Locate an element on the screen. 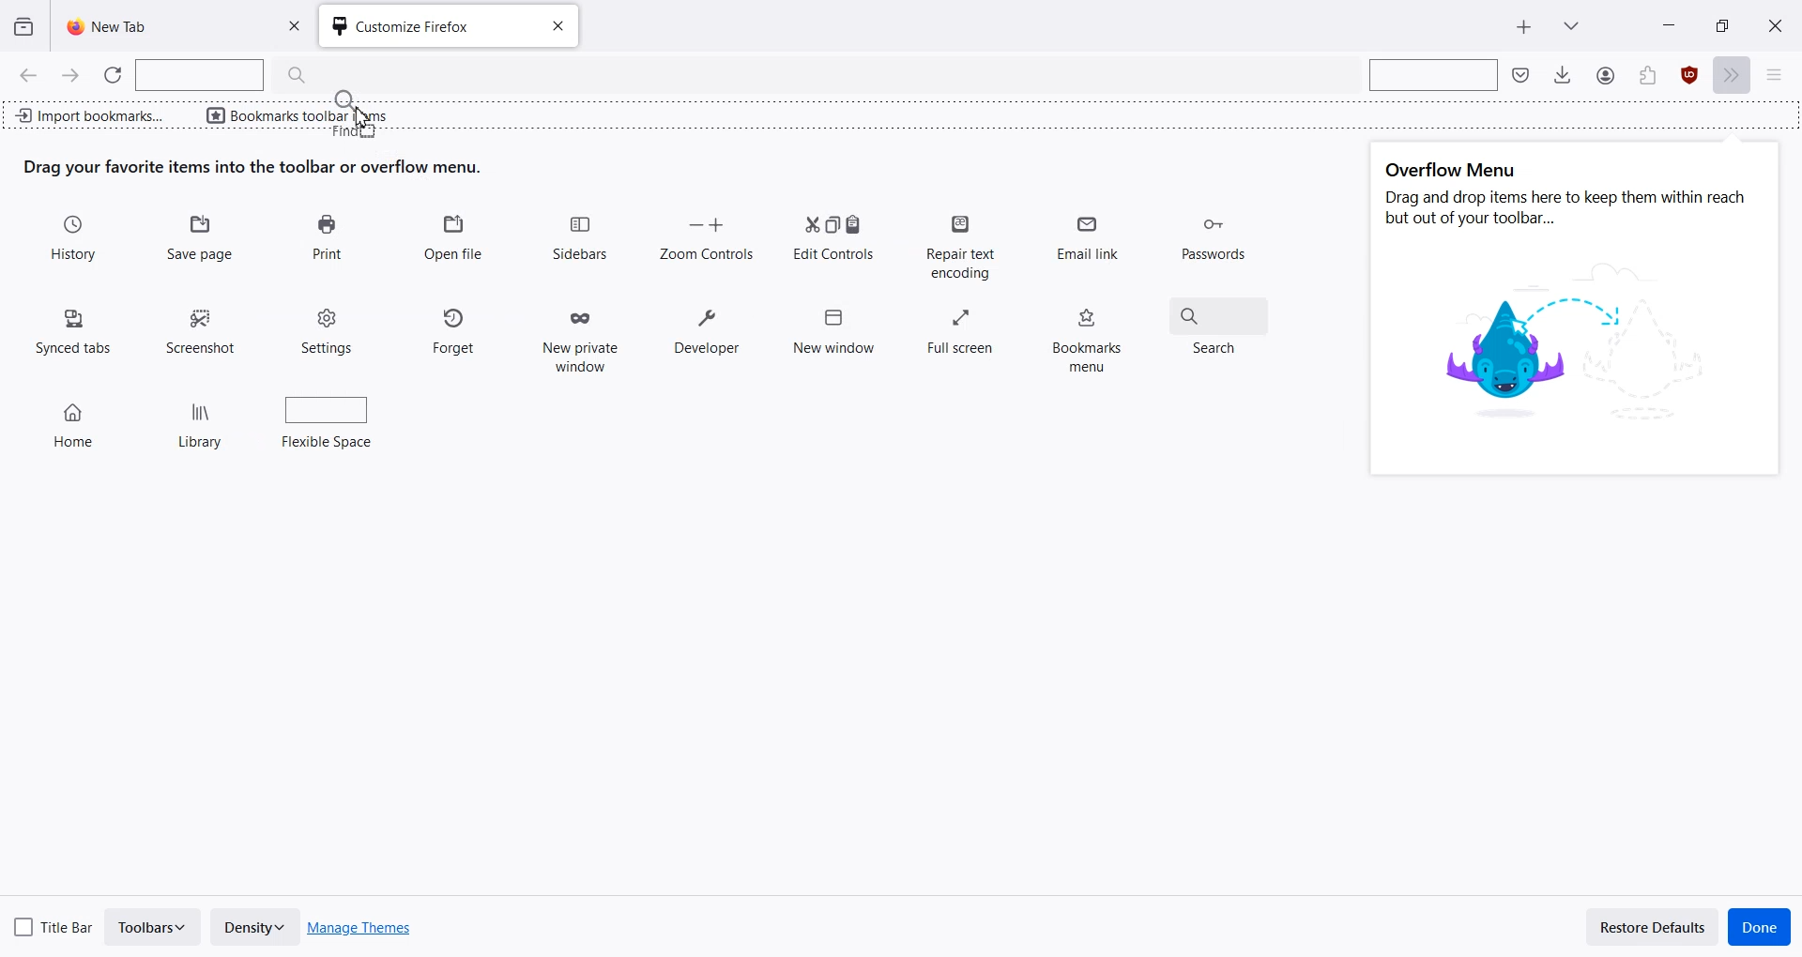  Search bar is located at coordinates (1430, 74).